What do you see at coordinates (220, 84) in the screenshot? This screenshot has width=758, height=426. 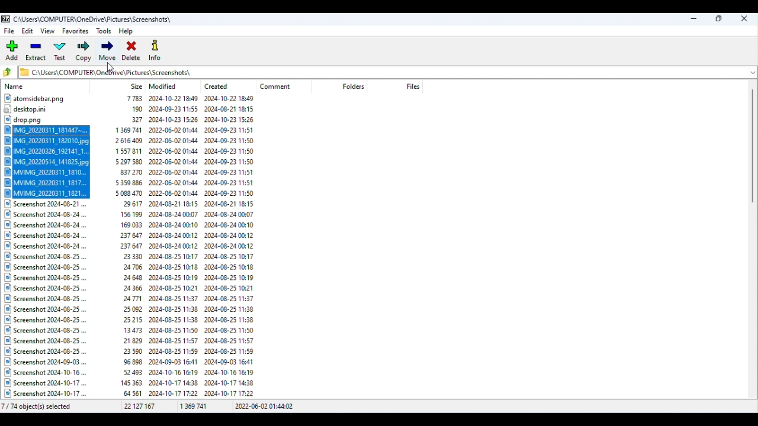 I see `Created` at bounding box center [220, 84].